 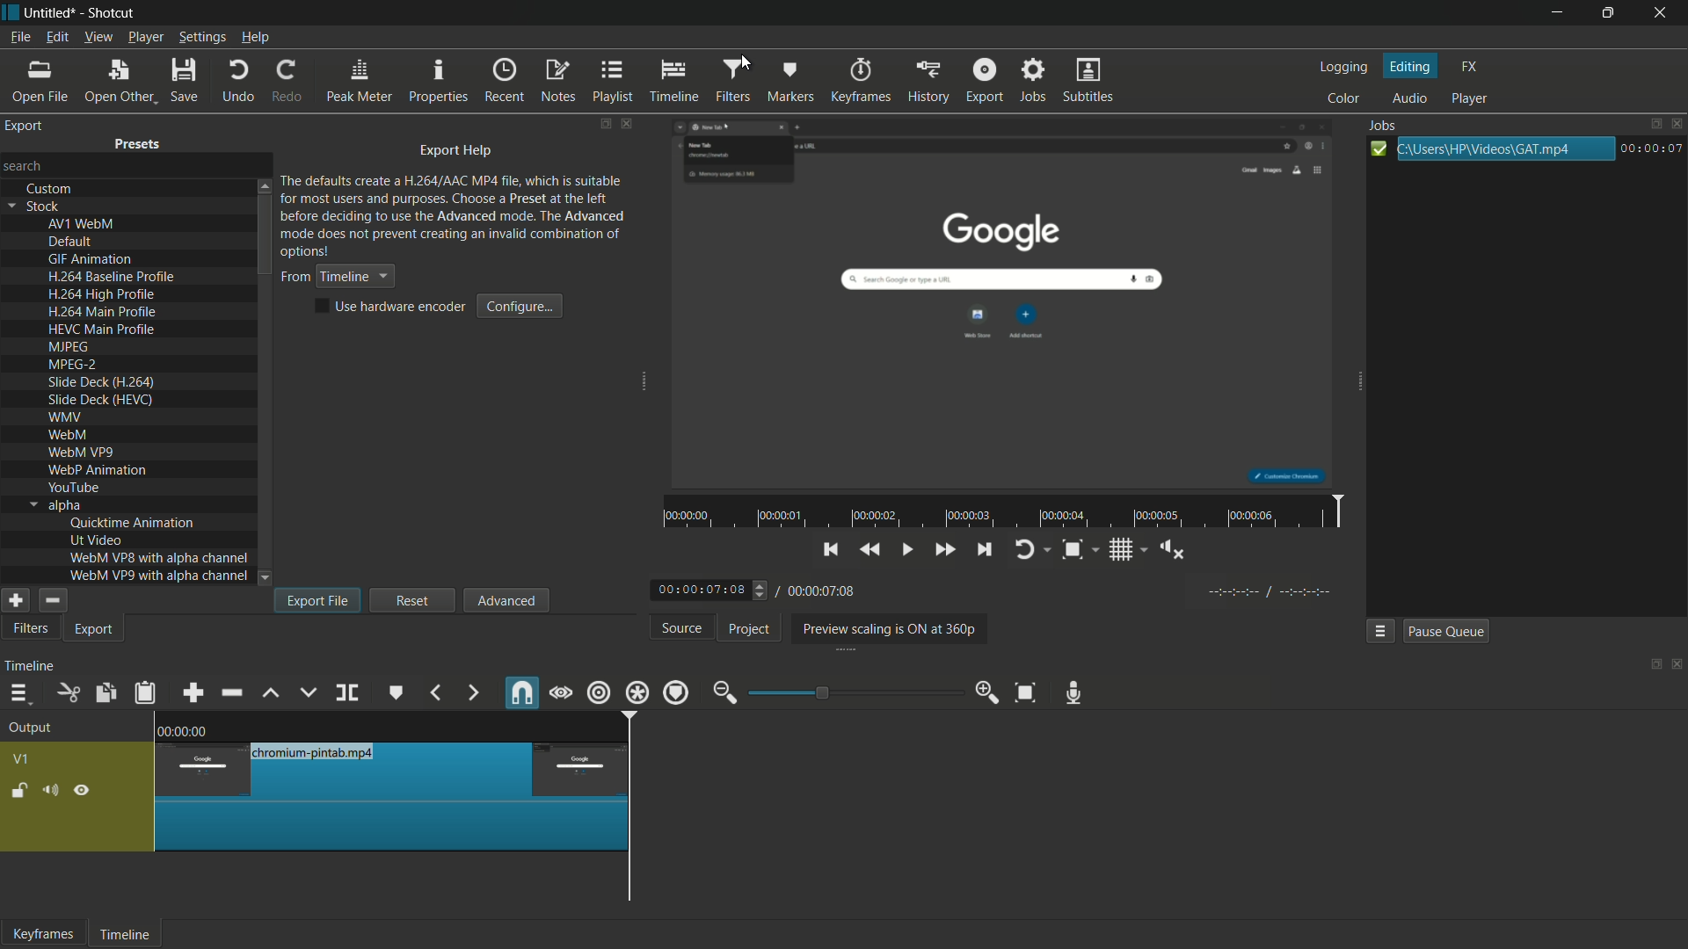 What do you see at coordinates (1491, 151) in the screenshot?
I see `progress bar` at bounding box center [1491, 151].